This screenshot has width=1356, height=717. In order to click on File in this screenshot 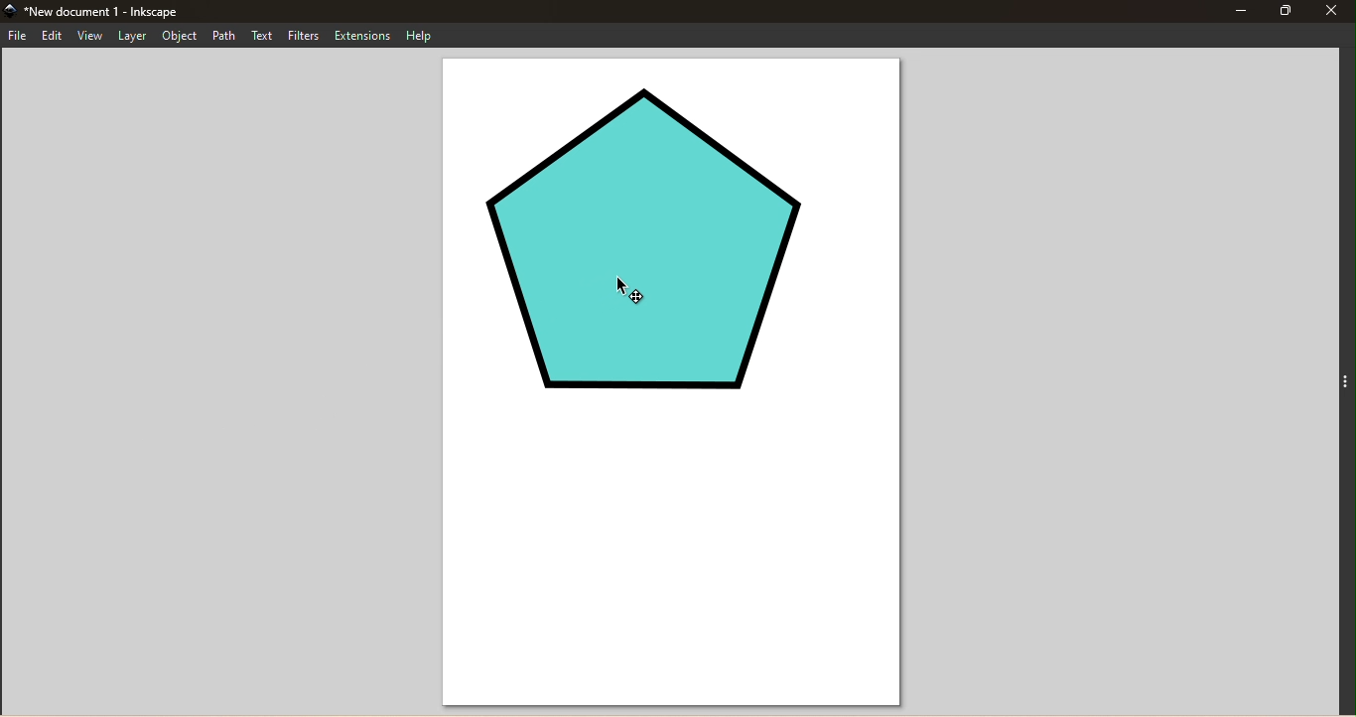, I will do `click(18, 37)`.